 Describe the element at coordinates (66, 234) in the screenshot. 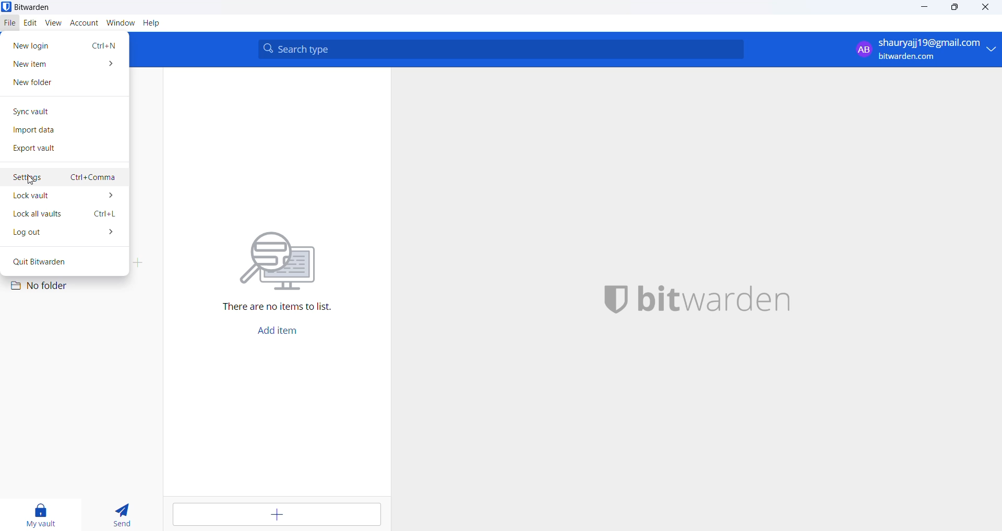

I see `log out` at that location.